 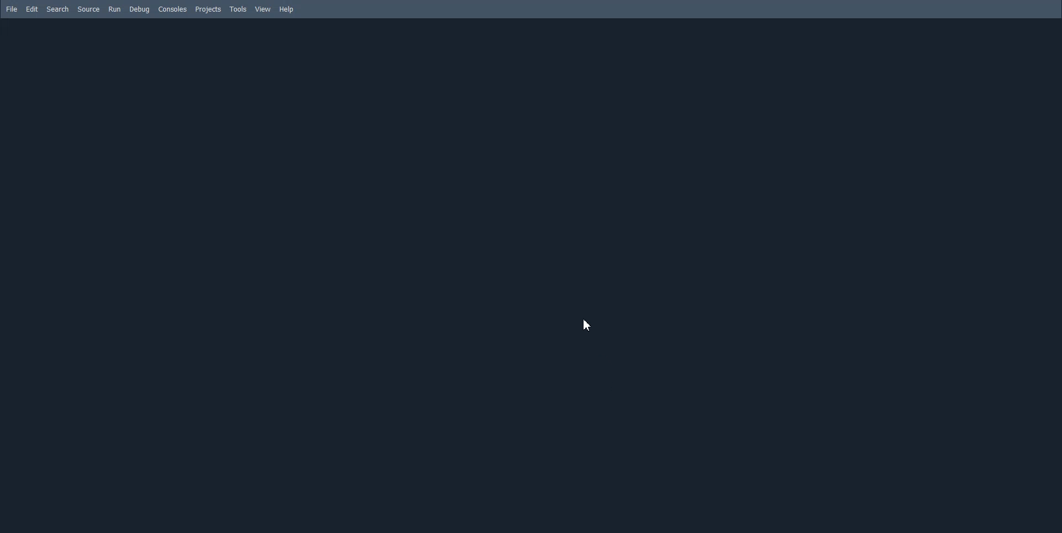 What do you see at coordinates (173, 9) in the screenshot?
I see `Consoles` at bounding box center [173, 9].